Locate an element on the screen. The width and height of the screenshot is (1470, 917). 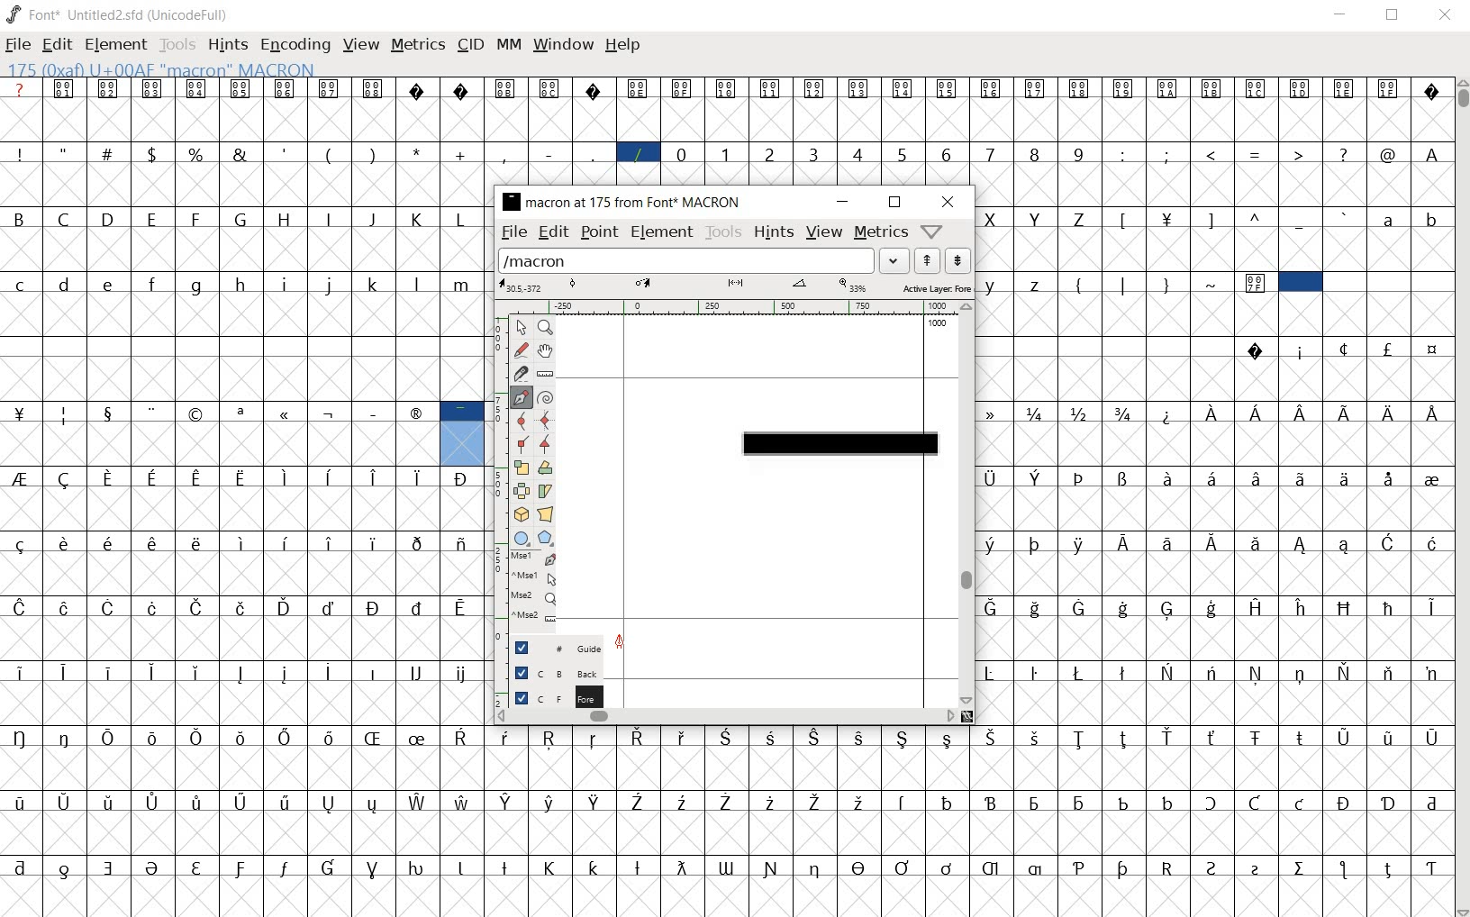
Help is located at coordinates (624, 45).